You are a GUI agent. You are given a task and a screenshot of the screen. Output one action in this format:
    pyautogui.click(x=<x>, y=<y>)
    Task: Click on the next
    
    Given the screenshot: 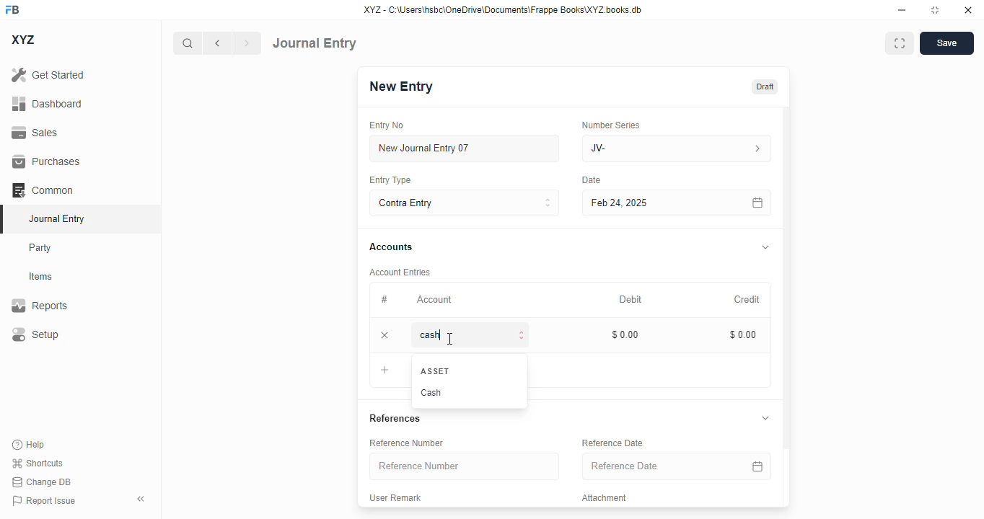 What is the action you would take?
    pyautogui.click(x=247, y=43)
    